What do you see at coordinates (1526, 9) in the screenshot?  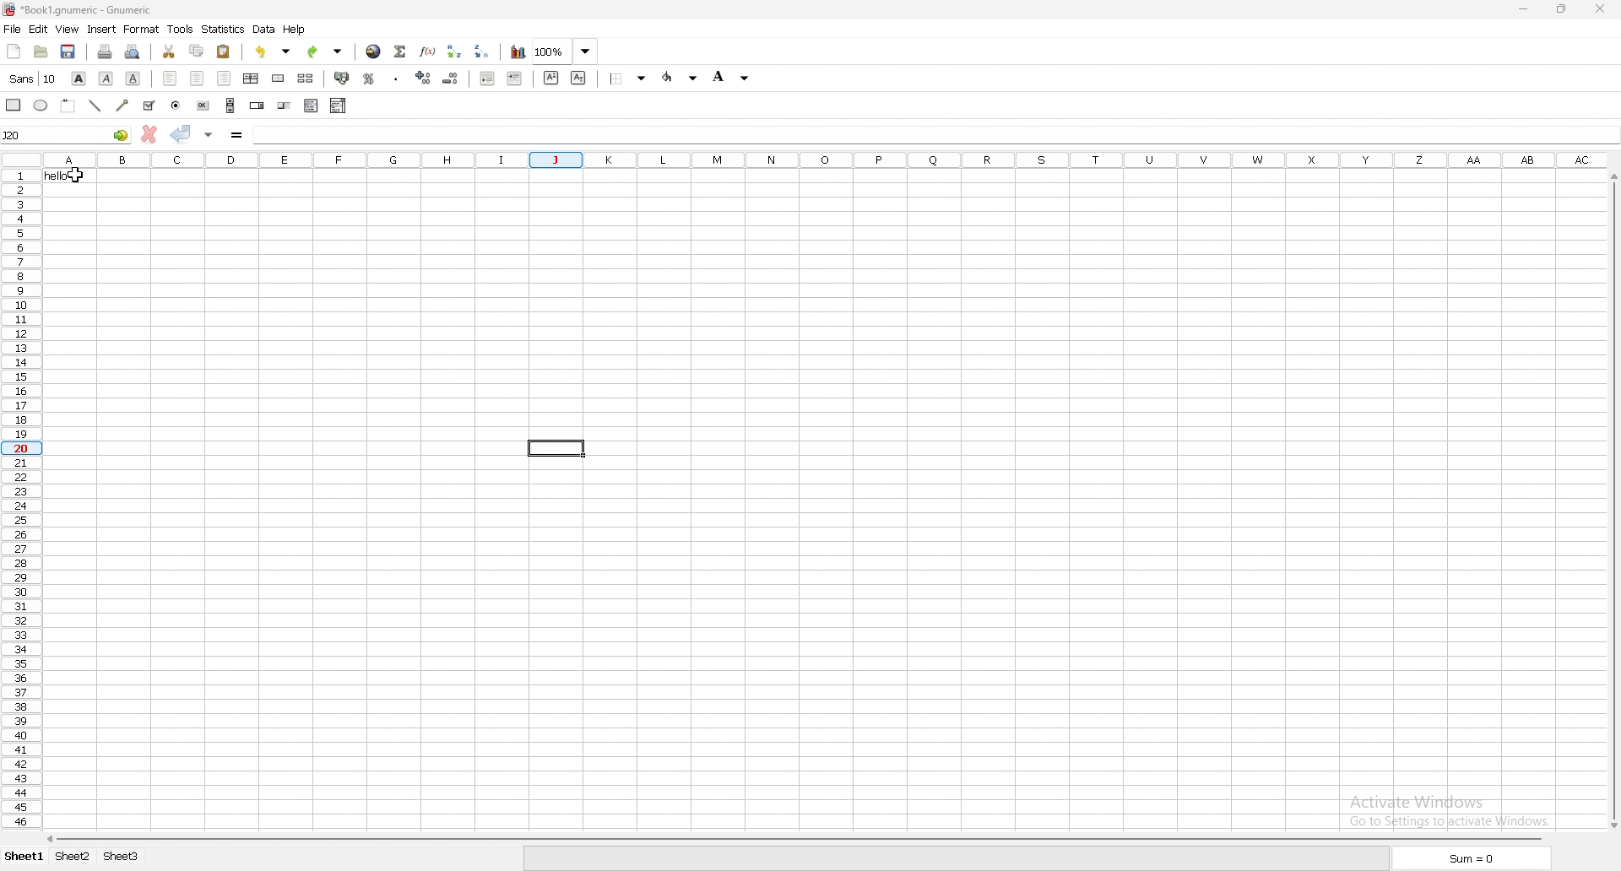 I see `minimize` at bounding box center [1526, 9].